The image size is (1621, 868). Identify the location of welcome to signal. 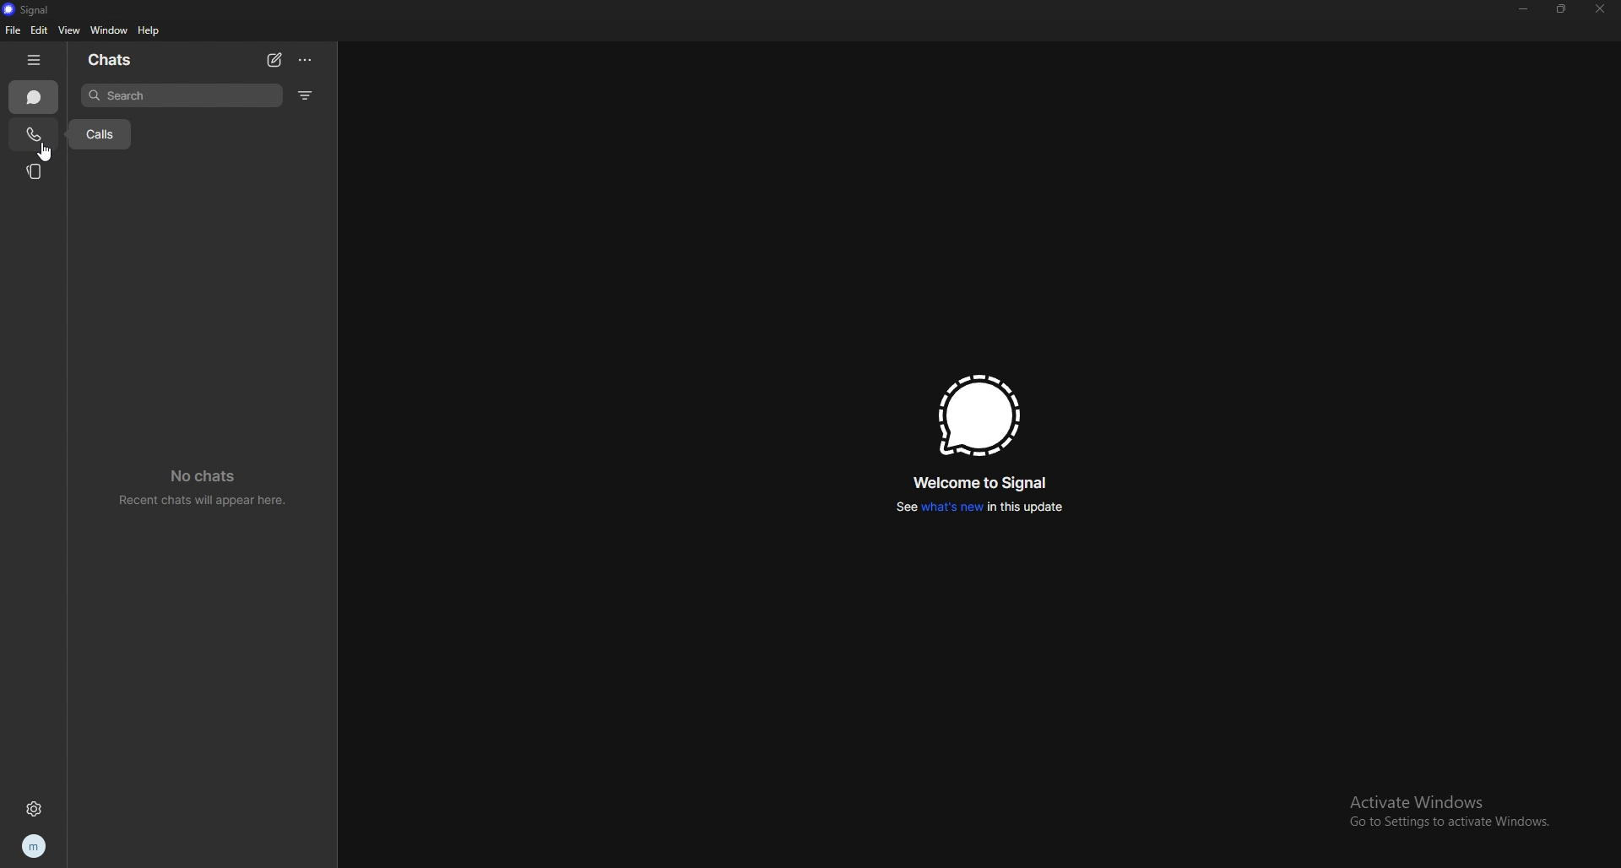
(983, 480).